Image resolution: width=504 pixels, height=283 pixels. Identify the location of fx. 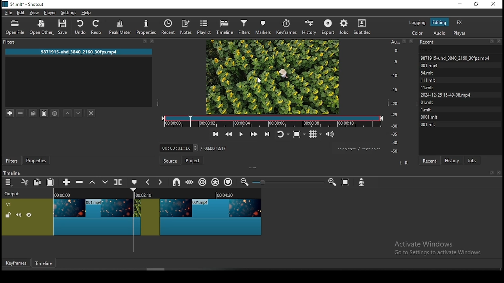
(459, 23).